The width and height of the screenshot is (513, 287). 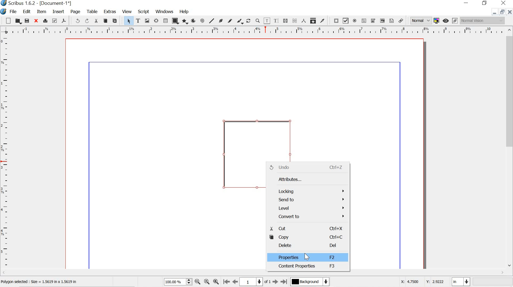 What do you see at coordinates (303, 21) in the screenshot?
I see `measurements` at bounding box center [303, 21].